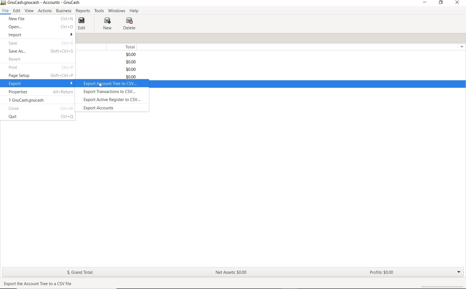 The height and width of the screenshot is (289, 466). Describe the element at coordinates (100, 85) in the screenshot. I see `cursor` at that location.